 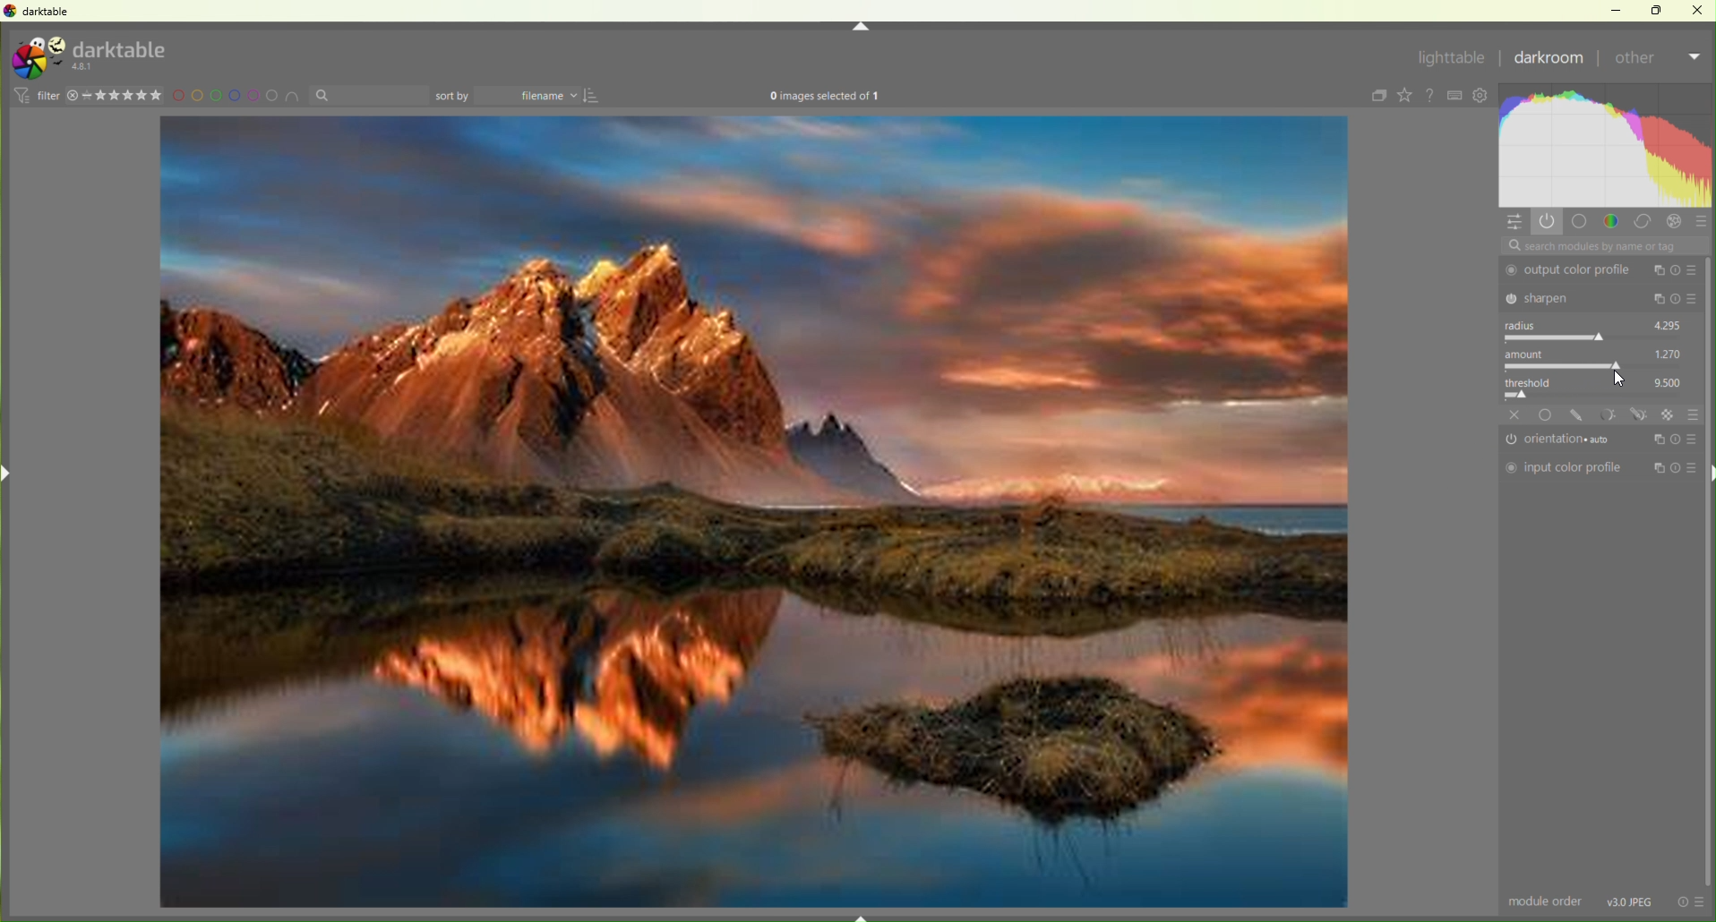 What do you see at coordinates (1564, 440) in the screenshot?
I see `orientation` at bounding box center [1564, 440].